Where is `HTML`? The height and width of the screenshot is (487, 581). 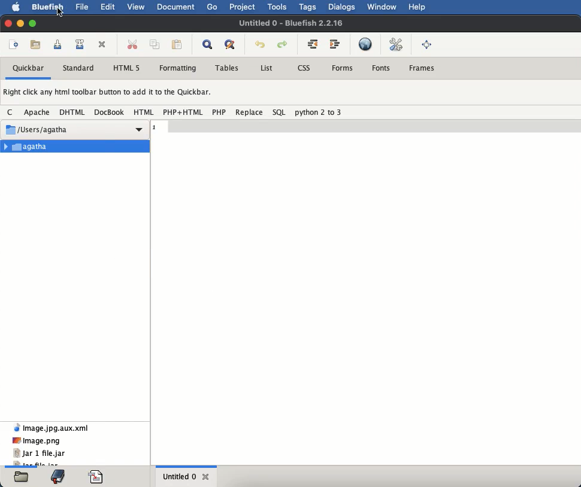 HTML is located at coordinates (145, 112).